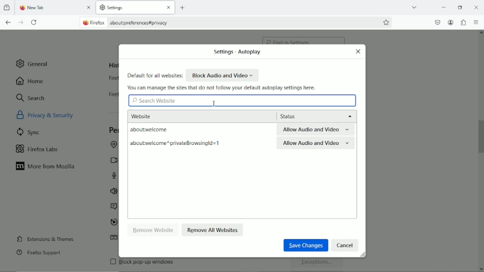 Image resolution: width=484 pixels, height=272 pixels. What do you see at coordinates (315, 116) in the screenshot?
I see `status` at bounding box center [315, 116].